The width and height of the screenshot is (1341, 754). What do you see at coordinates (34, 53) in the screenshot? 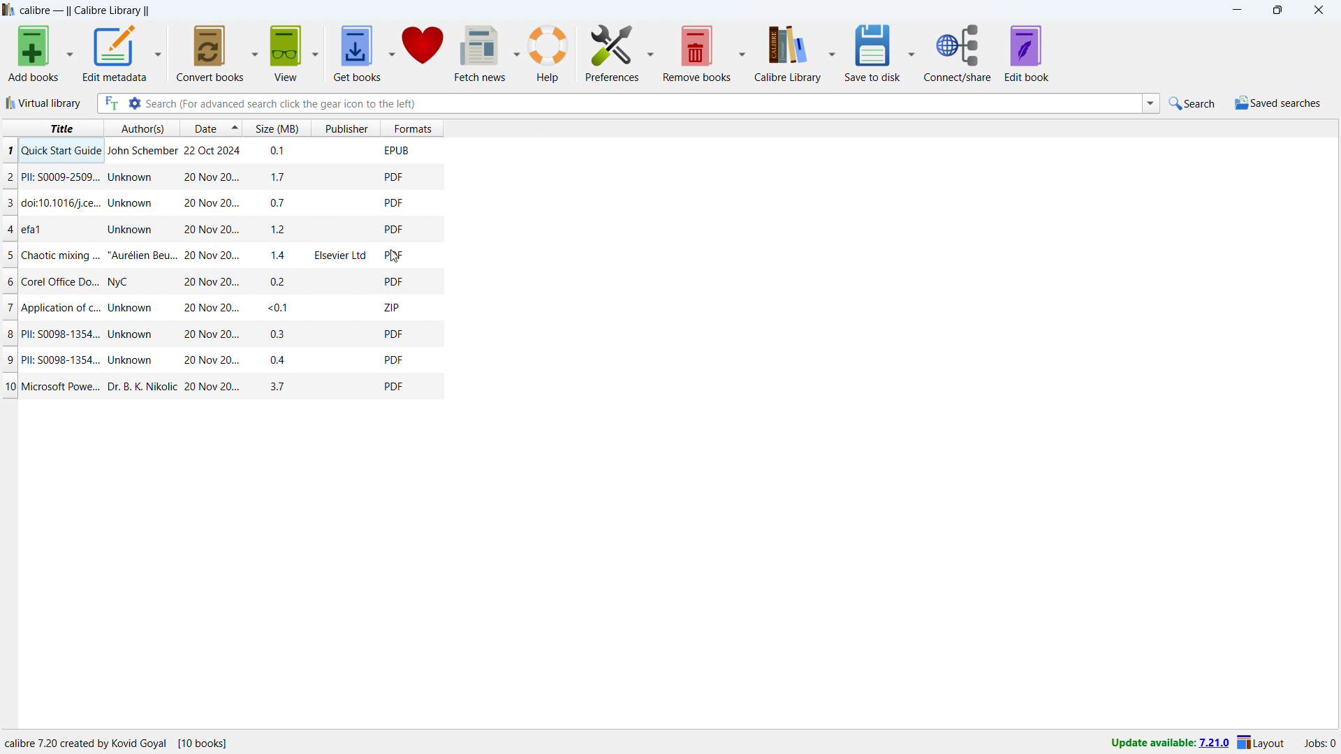
I see `add books` at bounding box center [34, 53].